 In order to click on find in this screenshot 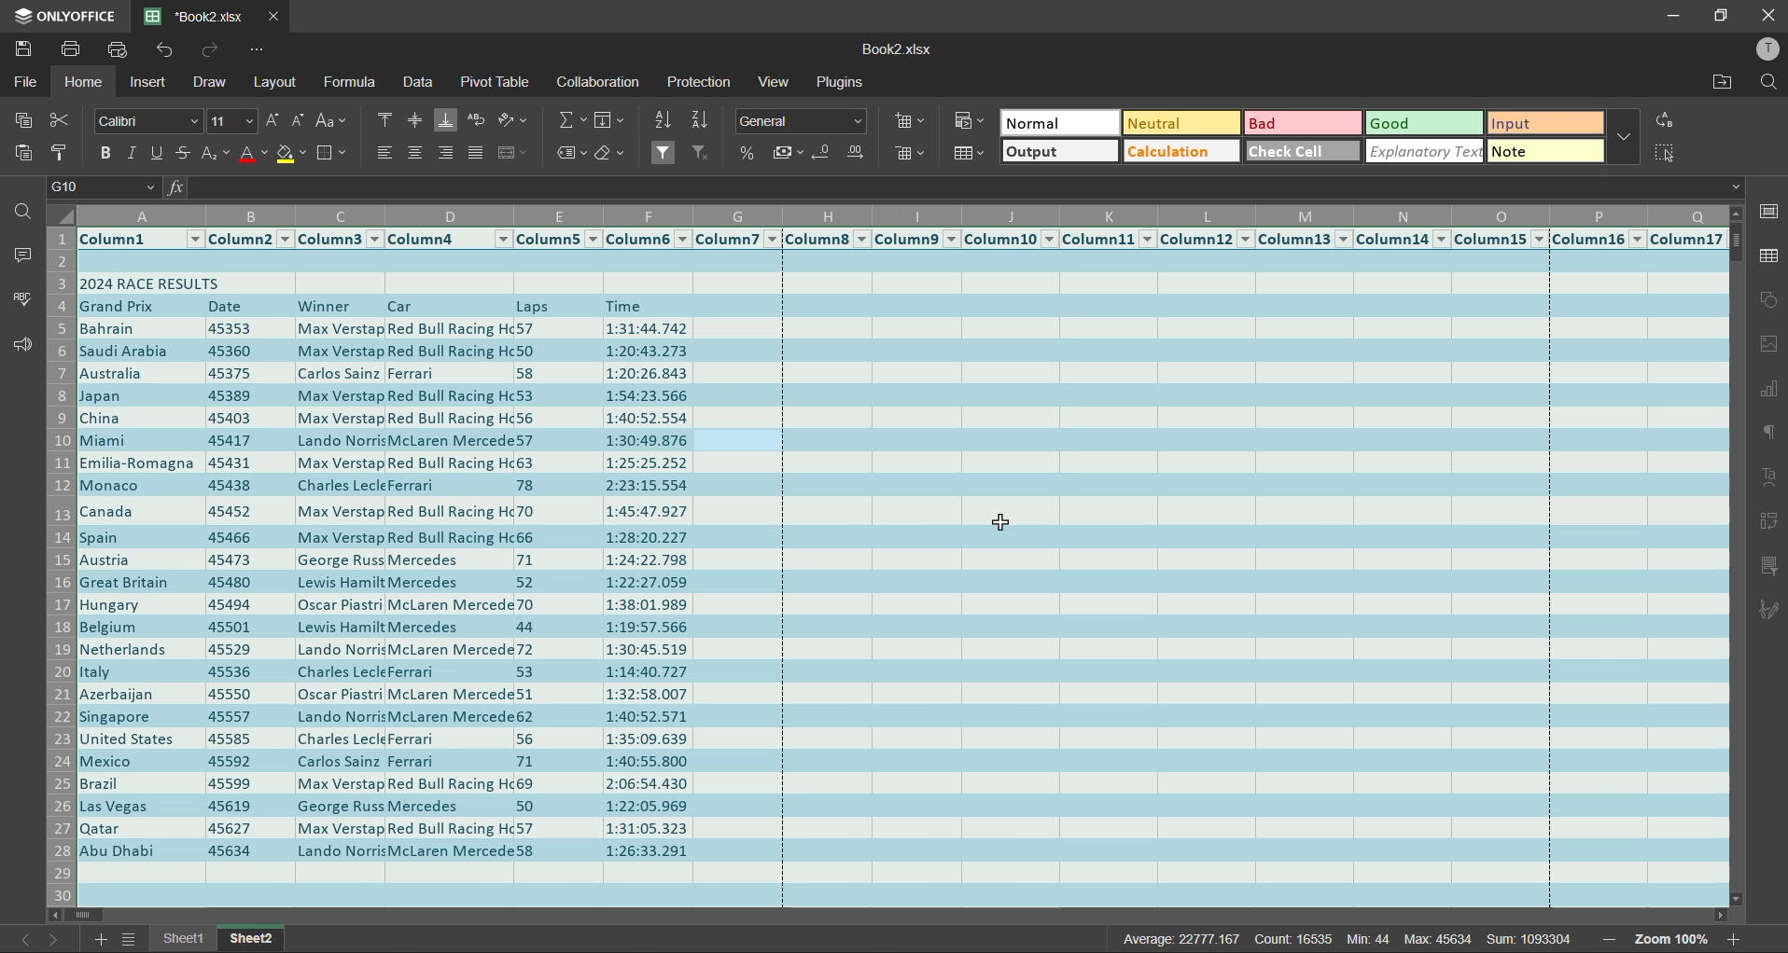, I will do `click(21, 213)`.